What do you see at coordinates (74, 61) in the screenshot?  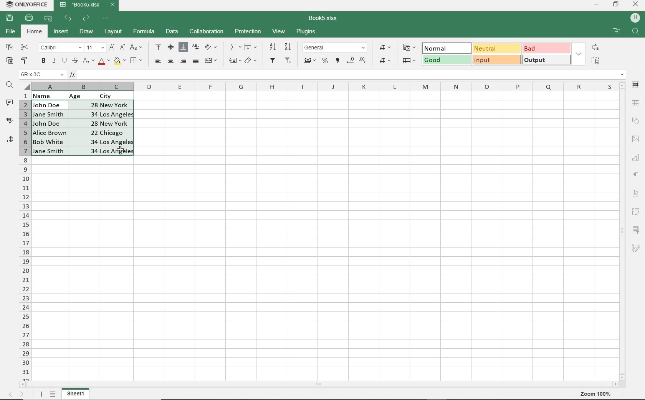 I see `STRIKETHROUGH` at bounding box center [74, 61].